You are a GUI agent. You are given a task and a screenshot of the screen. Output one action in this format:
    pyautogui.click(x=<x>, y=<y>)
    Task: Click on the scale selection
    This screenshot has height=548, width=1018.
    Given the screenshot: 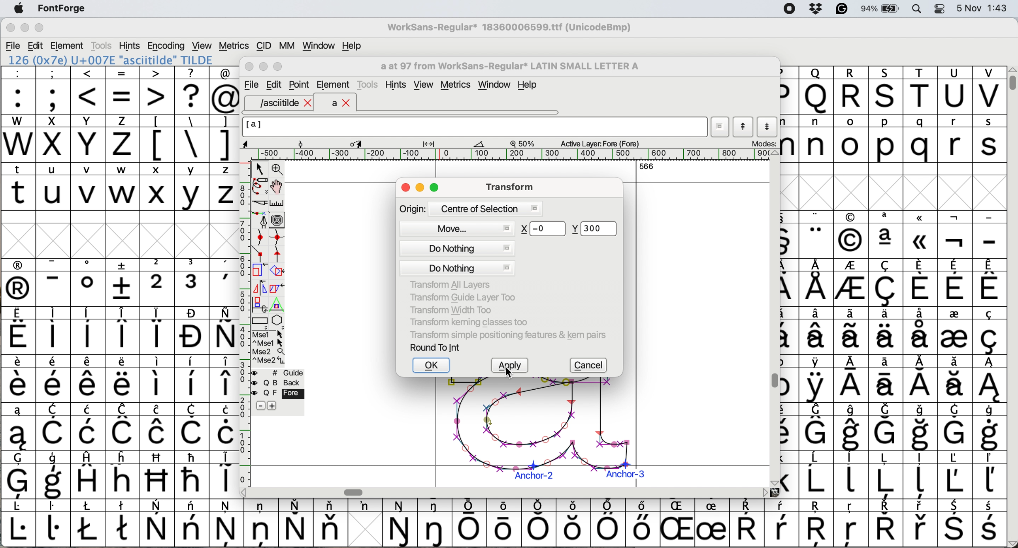 What is the action you would take?
    pyautogui.click(x=260, y=270)
    